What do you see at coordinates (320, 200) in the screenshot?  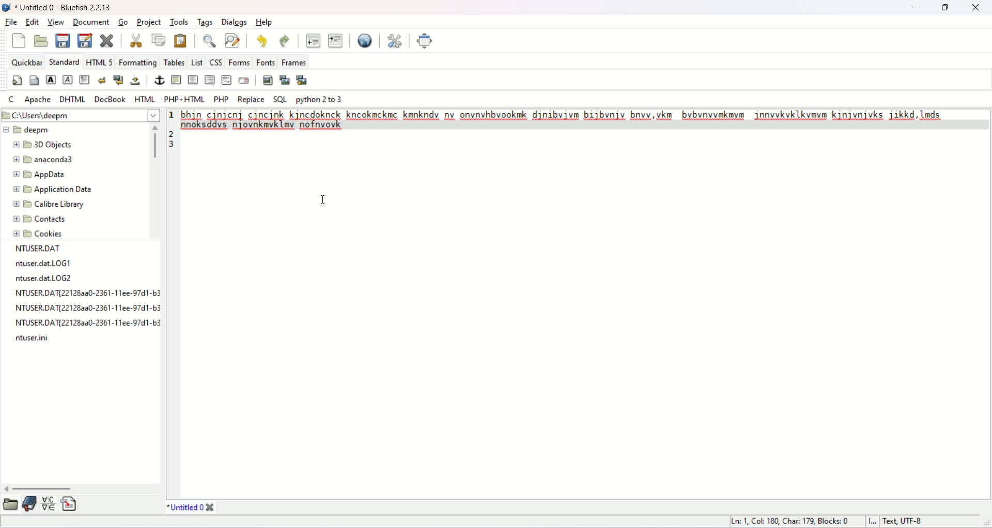 I see `Cursor` at bounding box center [320, 200].